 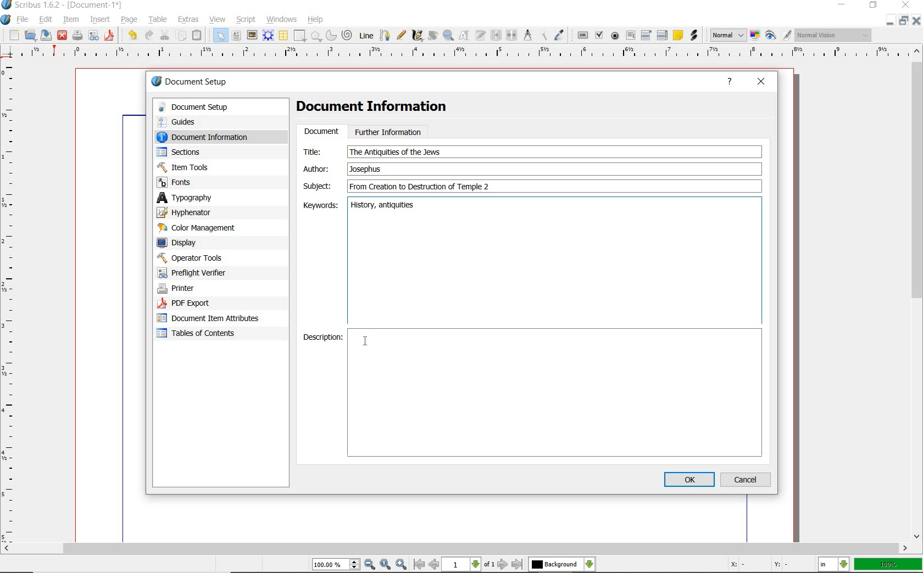 What do you see at coordinates (158, 19) in the screenshot?
I see `table` at bounding box center [158, 19].